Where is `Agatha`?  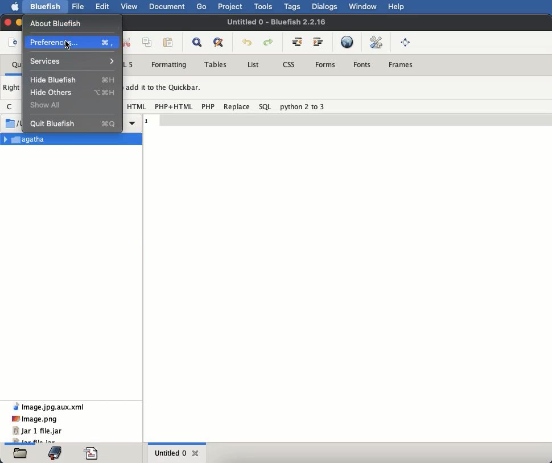 Agatha is located at coordinates (72, 139).